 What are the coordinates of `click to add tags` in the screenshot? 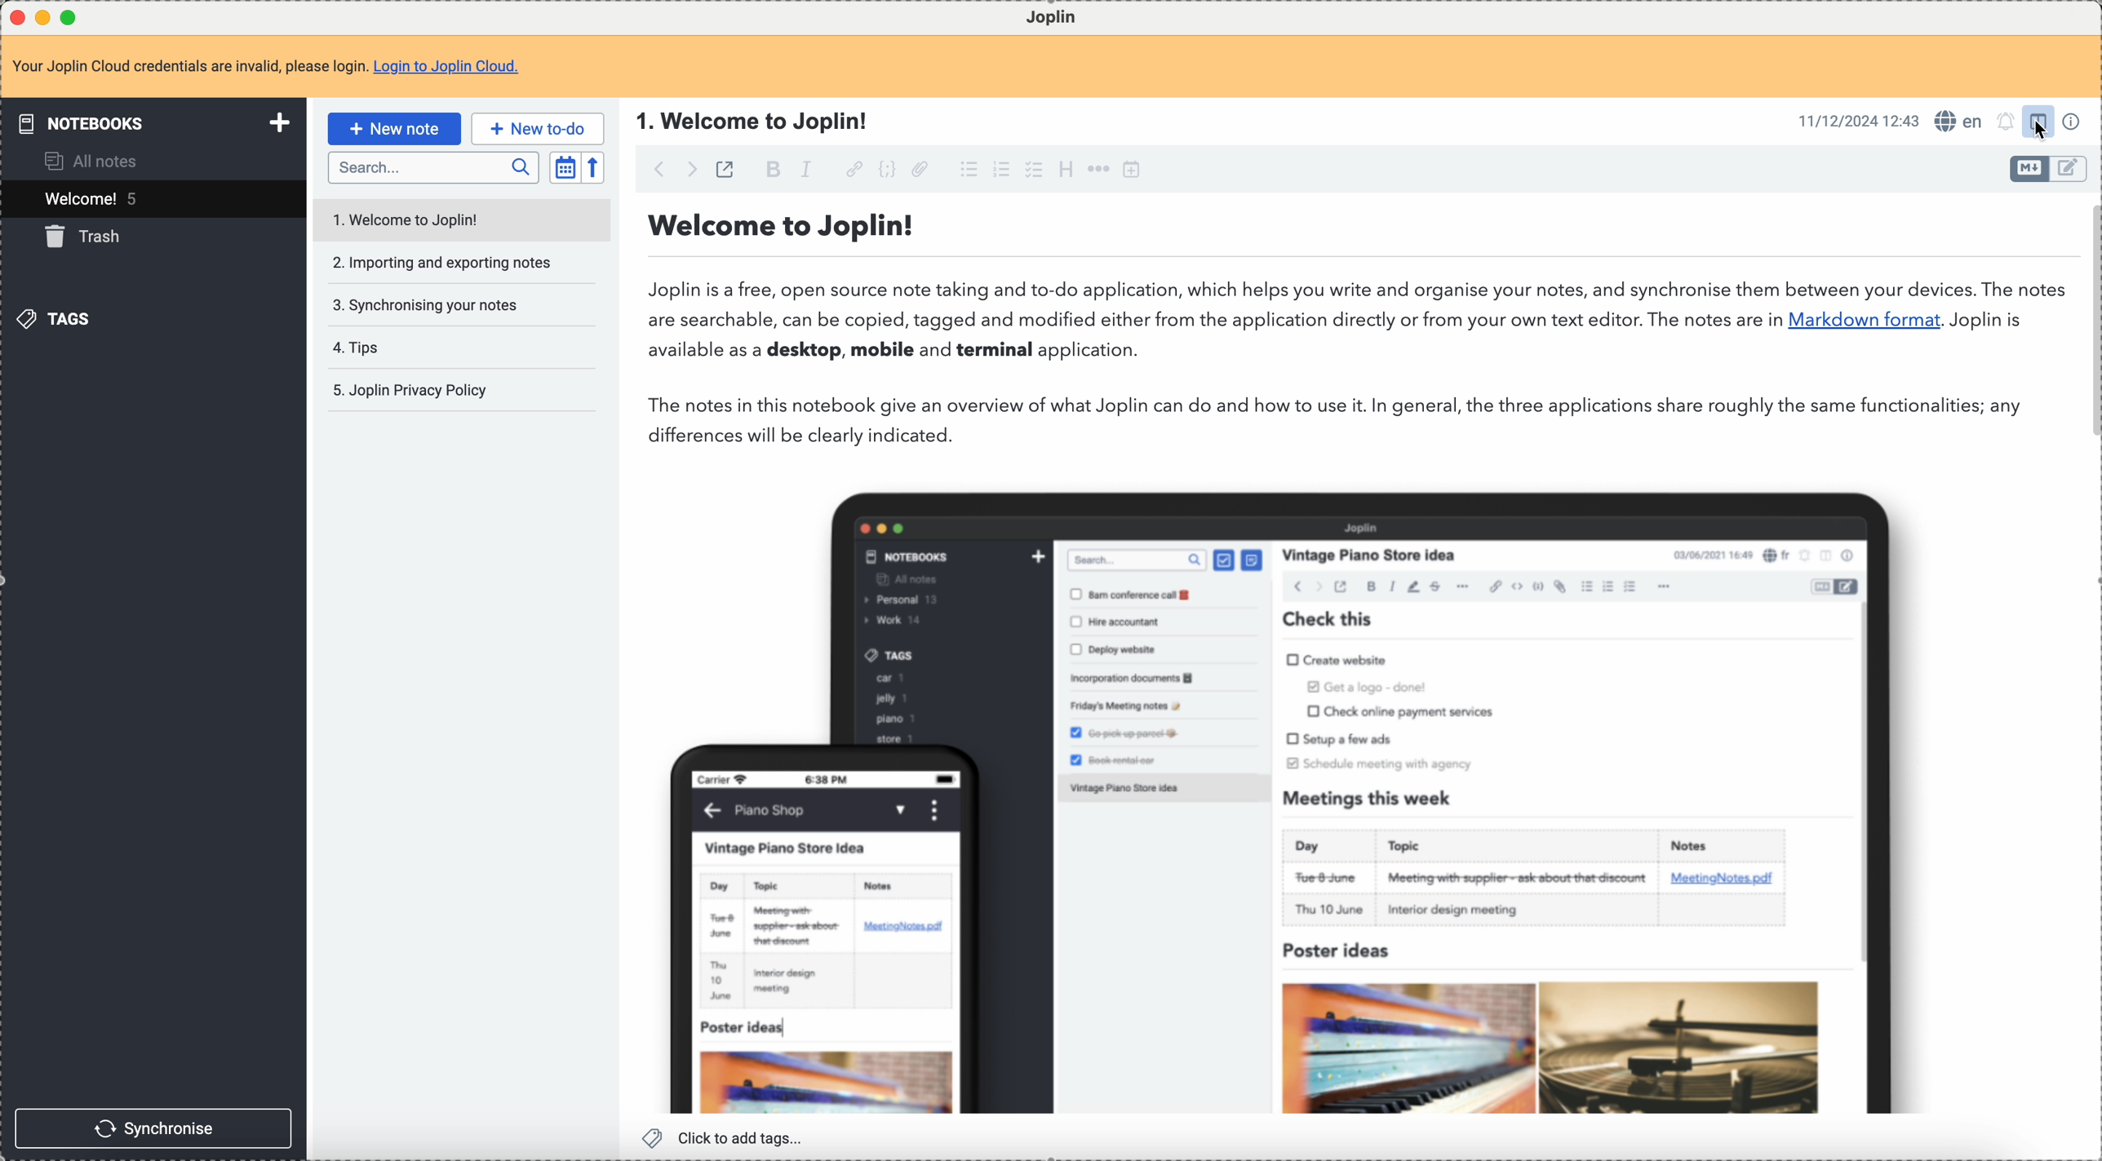 It's located at (728, 1138).